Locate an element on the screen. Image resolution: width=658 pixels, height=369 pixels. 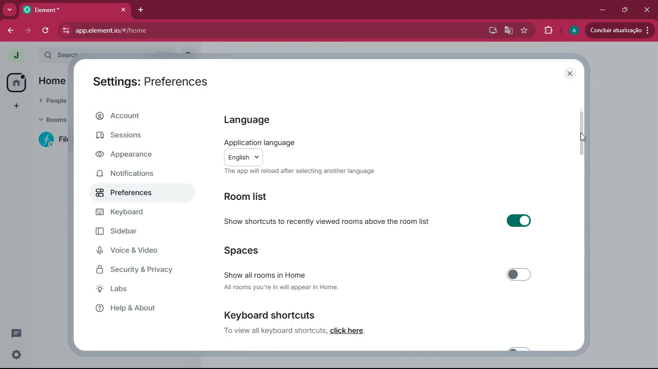
This is how you appear to others on the app. is located at coordinates (309, 172).